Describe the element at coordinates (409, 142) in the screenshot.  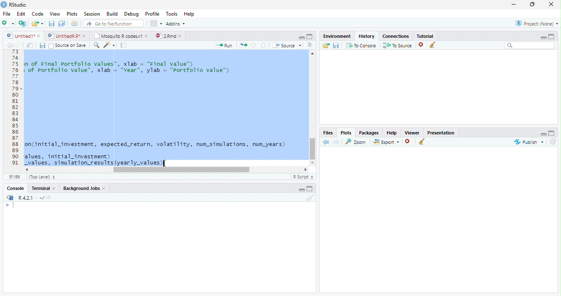
I see `Remove selected` at that location.